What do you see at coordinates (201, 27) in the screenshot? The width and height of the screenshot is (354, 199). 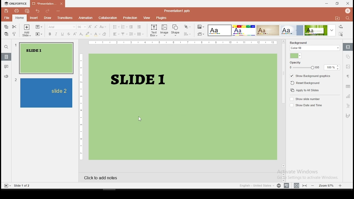 I see `change color theme` at bounding box center [201, 27].